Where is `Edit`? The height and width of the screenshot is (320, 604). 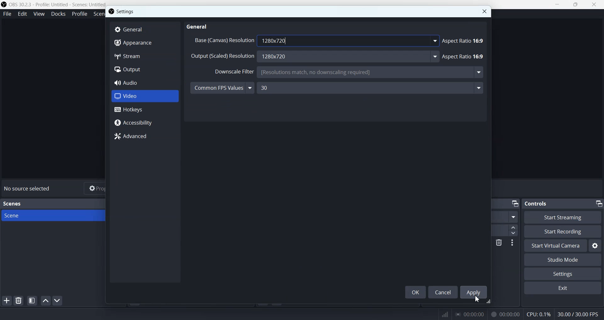 Edit is located at coordinates (23, 14).